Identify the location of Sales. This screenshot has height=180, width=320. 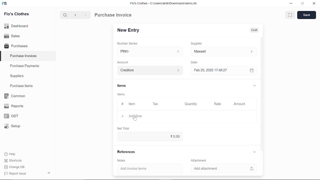
(12, 35).